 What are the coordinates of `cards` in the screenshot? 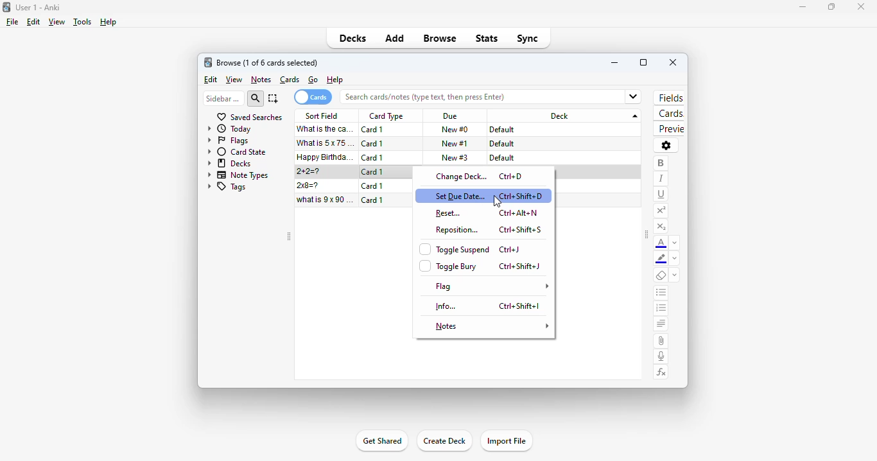 It's located at (290, 80).